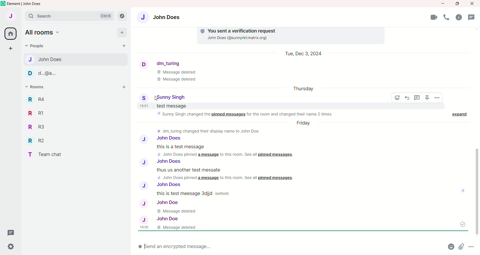 This screenshot has width=480, height=255. I want to click on time, so click(144, 106).